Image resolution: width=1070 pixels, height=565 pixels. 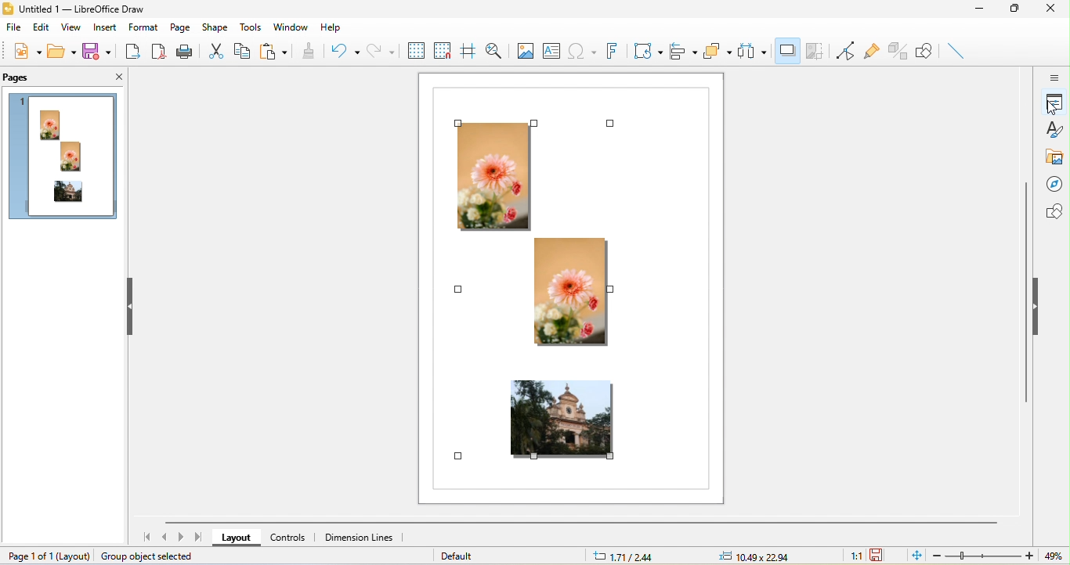 What do you see at coordinates (20, 77) in the screenshot?
I see `pages` at bounding box center [20, 77].